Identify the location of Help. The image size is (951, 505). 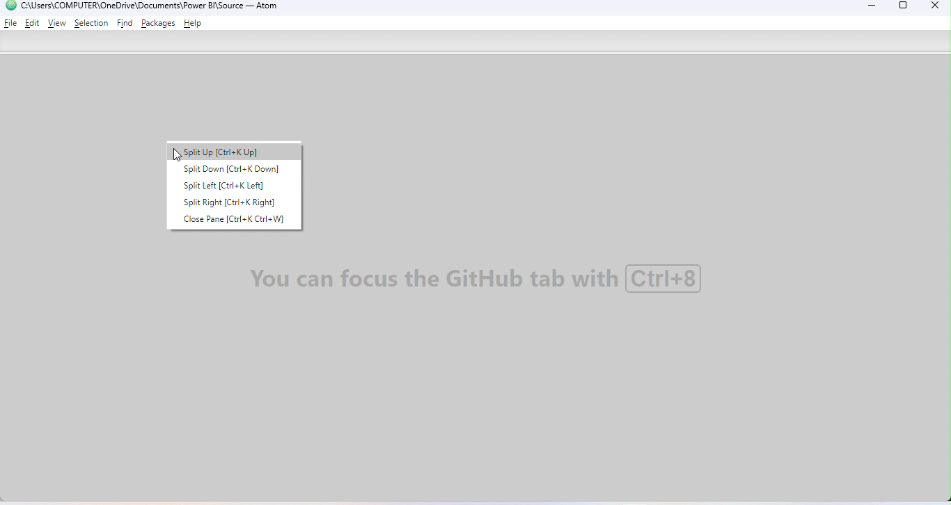
(195, 24).